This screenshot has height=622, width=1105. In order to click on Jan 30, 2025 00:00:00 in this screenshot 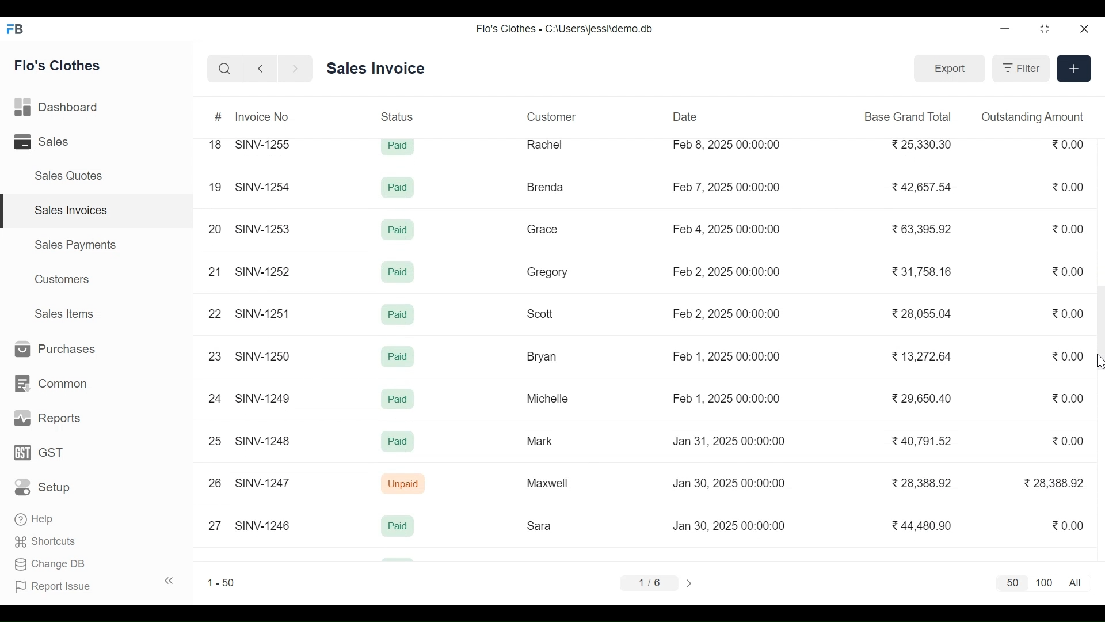, I will do `click(731, 526)`.